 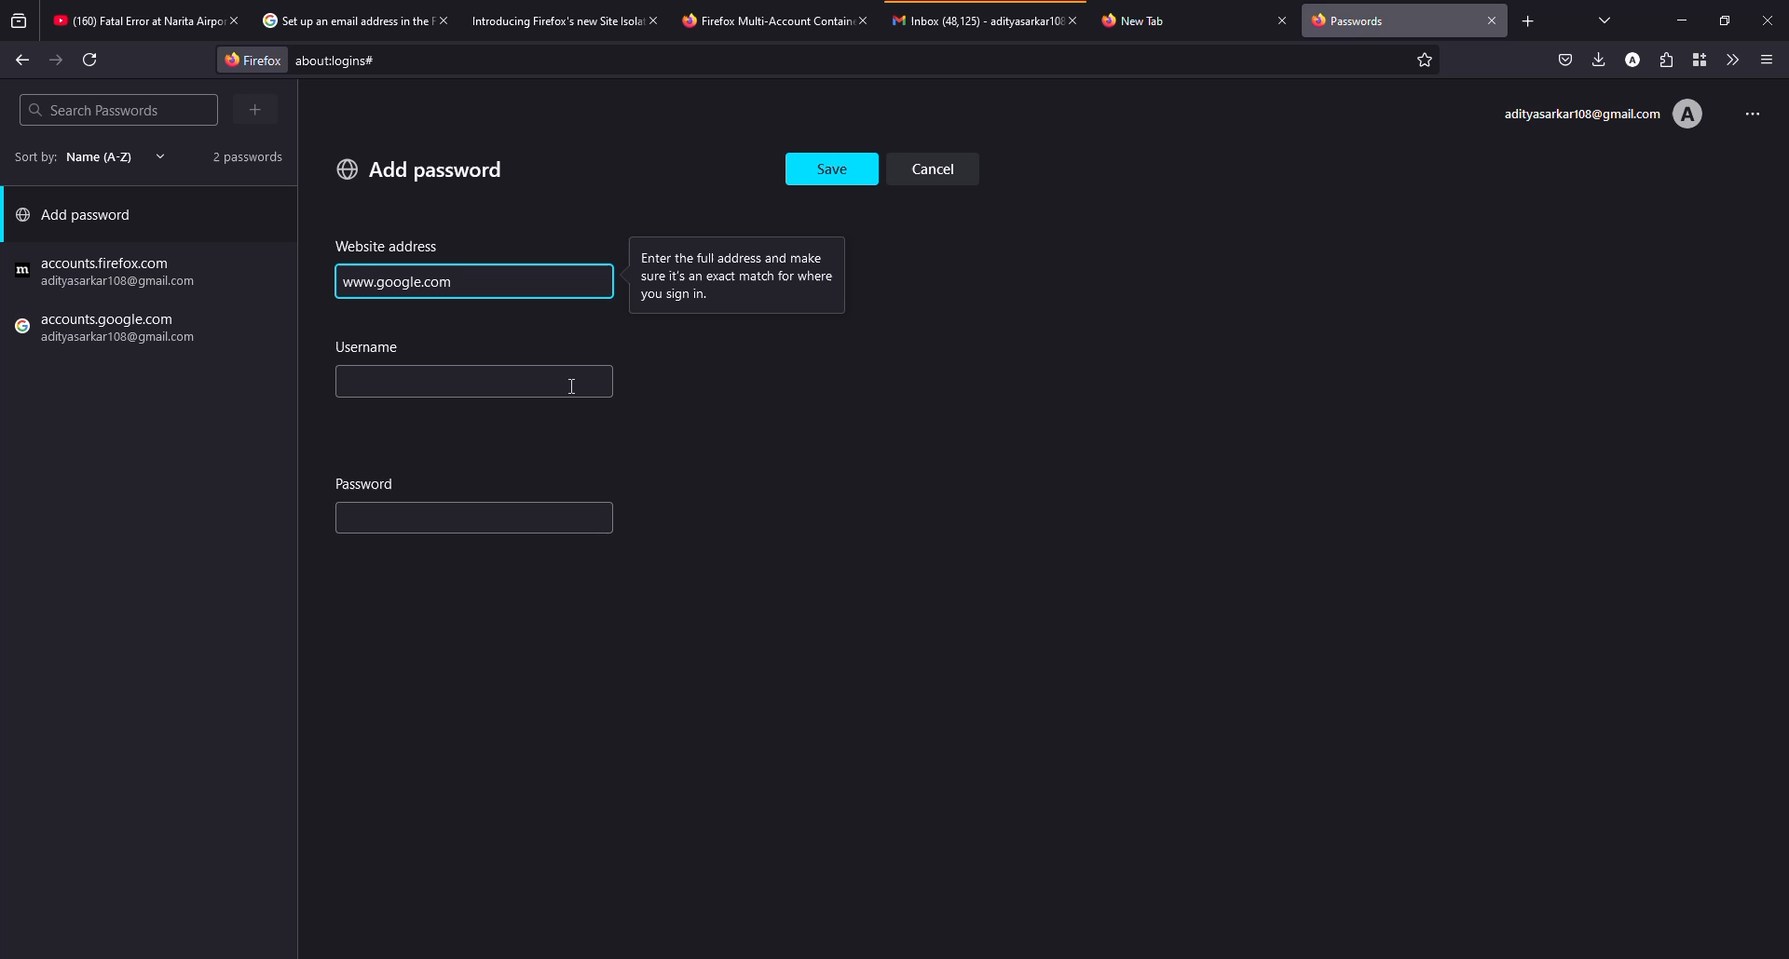 I want to click on save, so click(x=834, y=164).